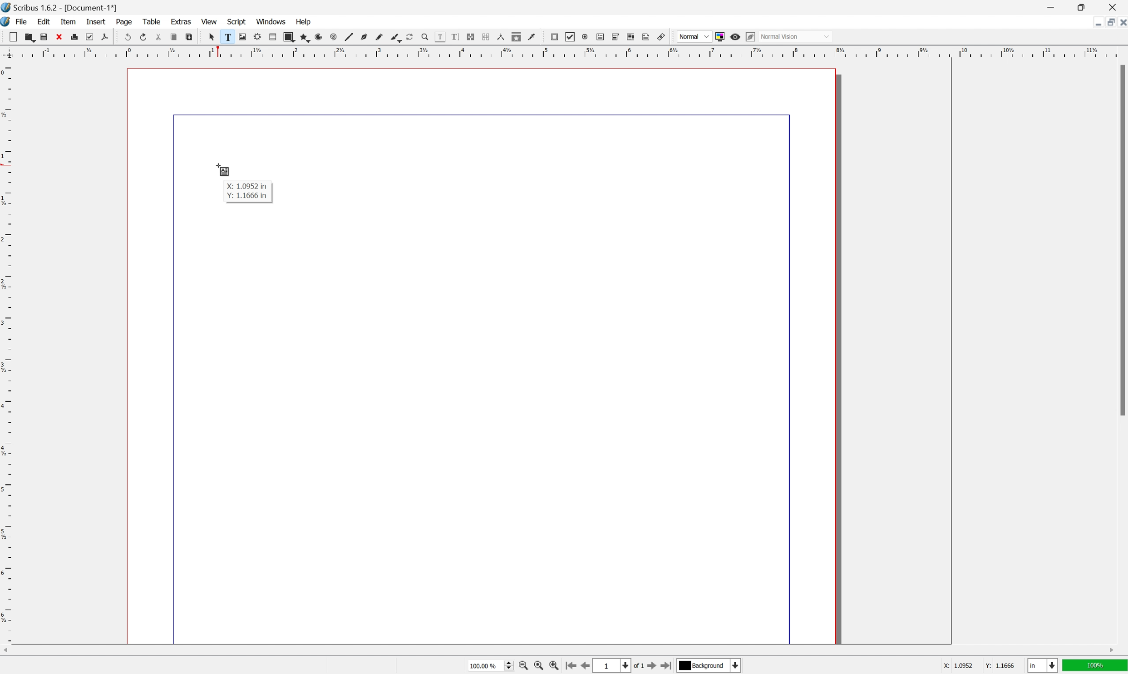 This screenshot has width=1128, height=674. I want to click on normal, so click(695, 36).